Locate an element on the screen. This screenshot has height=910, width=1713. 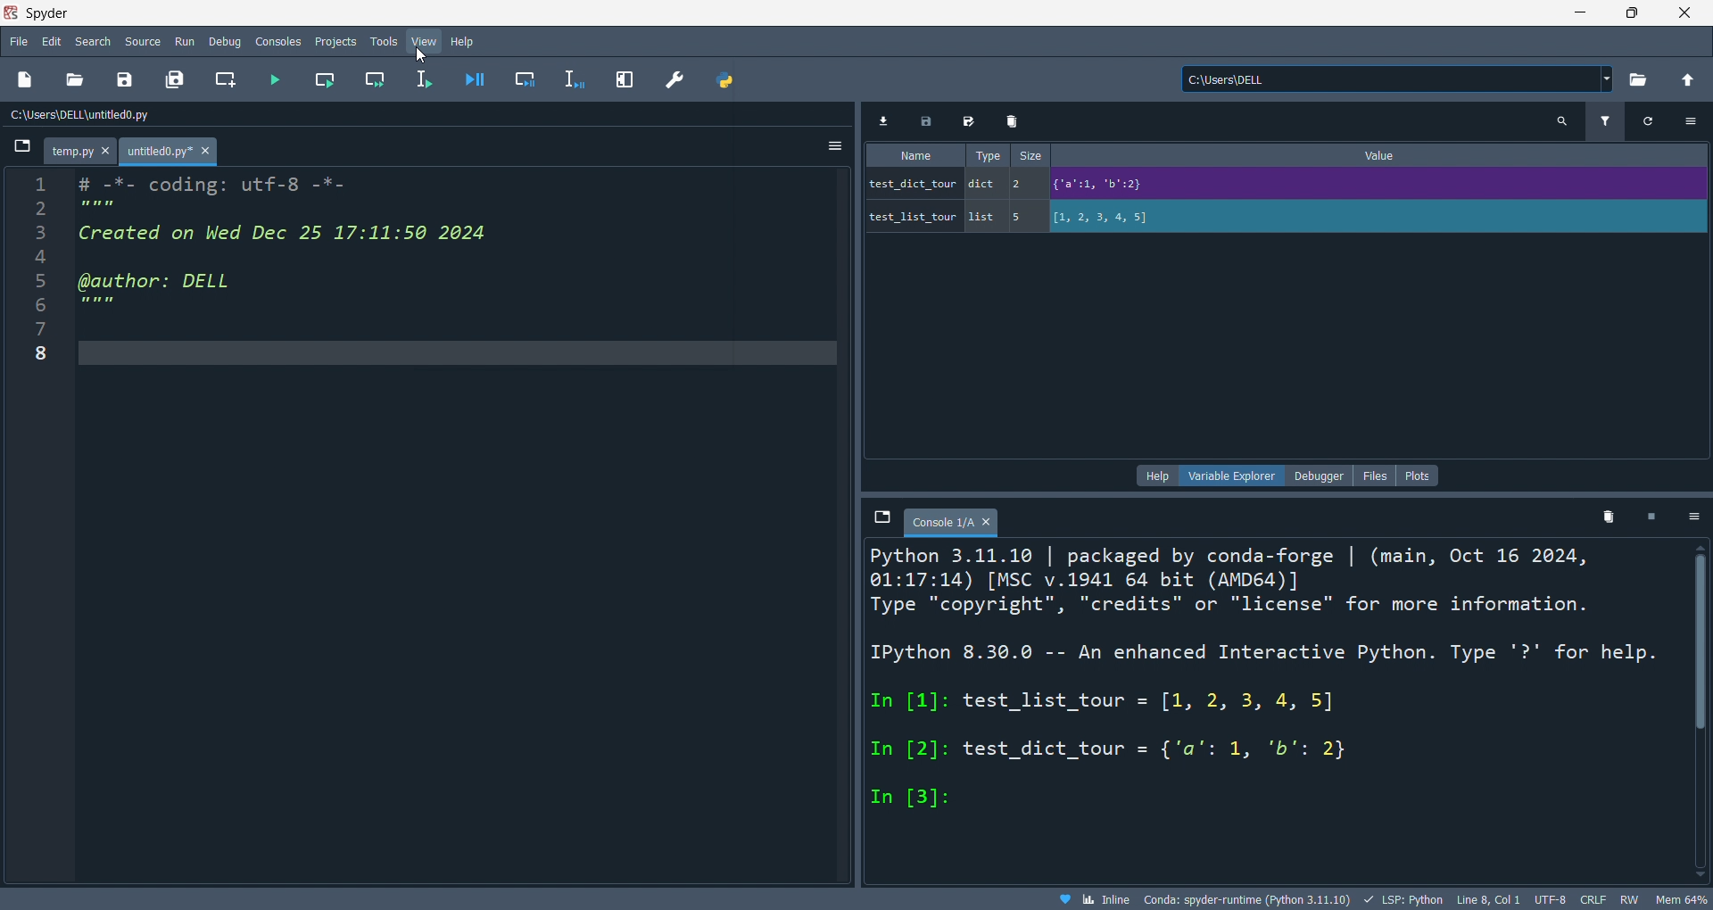
variable name is located at coordinates (912, 214).